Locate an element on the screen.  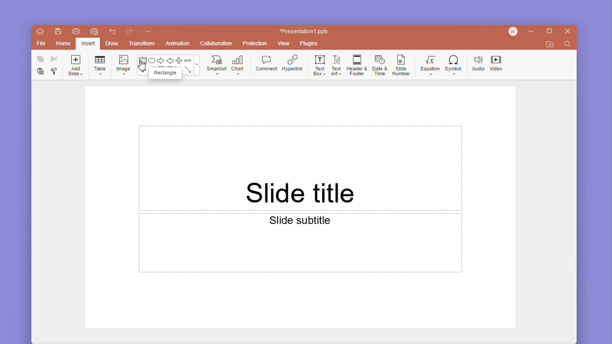
slide Title text is located at coordinates (299, 168).